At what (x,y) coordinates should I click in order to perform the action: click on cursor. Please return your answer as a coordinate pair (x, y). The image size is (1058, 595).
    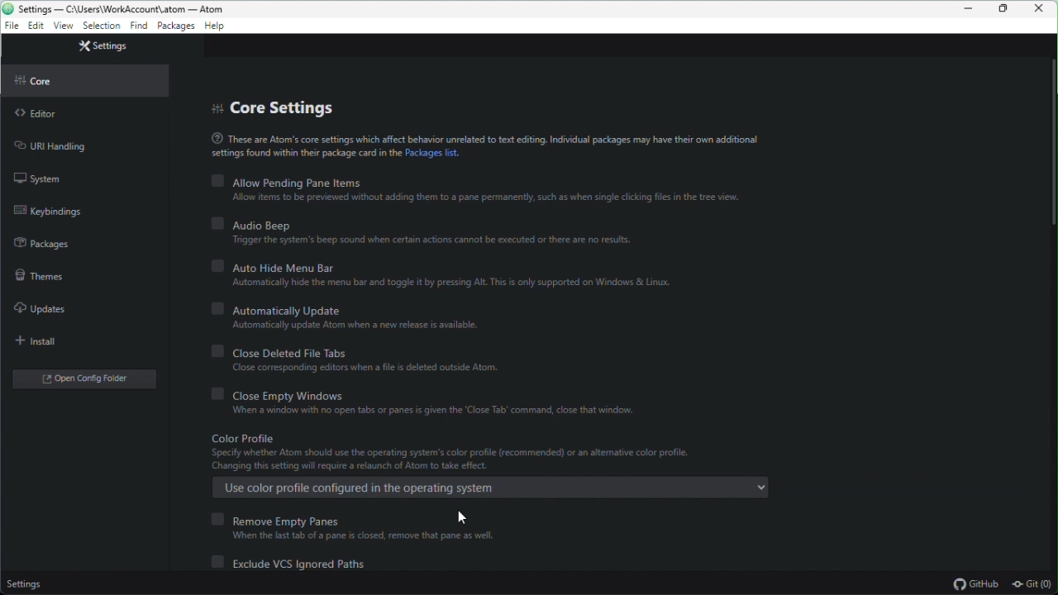
    Looking at the image, I should click on (465, 520).